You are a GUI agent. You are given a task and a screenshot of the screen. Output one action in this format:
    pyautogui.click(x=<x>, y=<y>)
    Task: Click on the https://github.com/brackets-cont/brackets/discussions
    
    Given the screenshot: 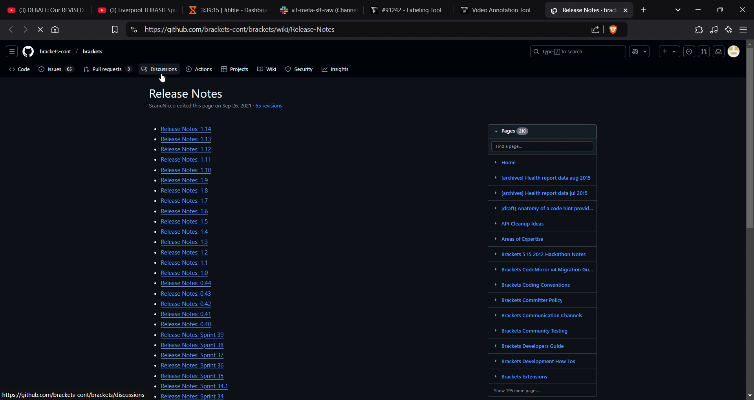 What is the action you would take?
    pyautogui.click(x=72, y=395)
    